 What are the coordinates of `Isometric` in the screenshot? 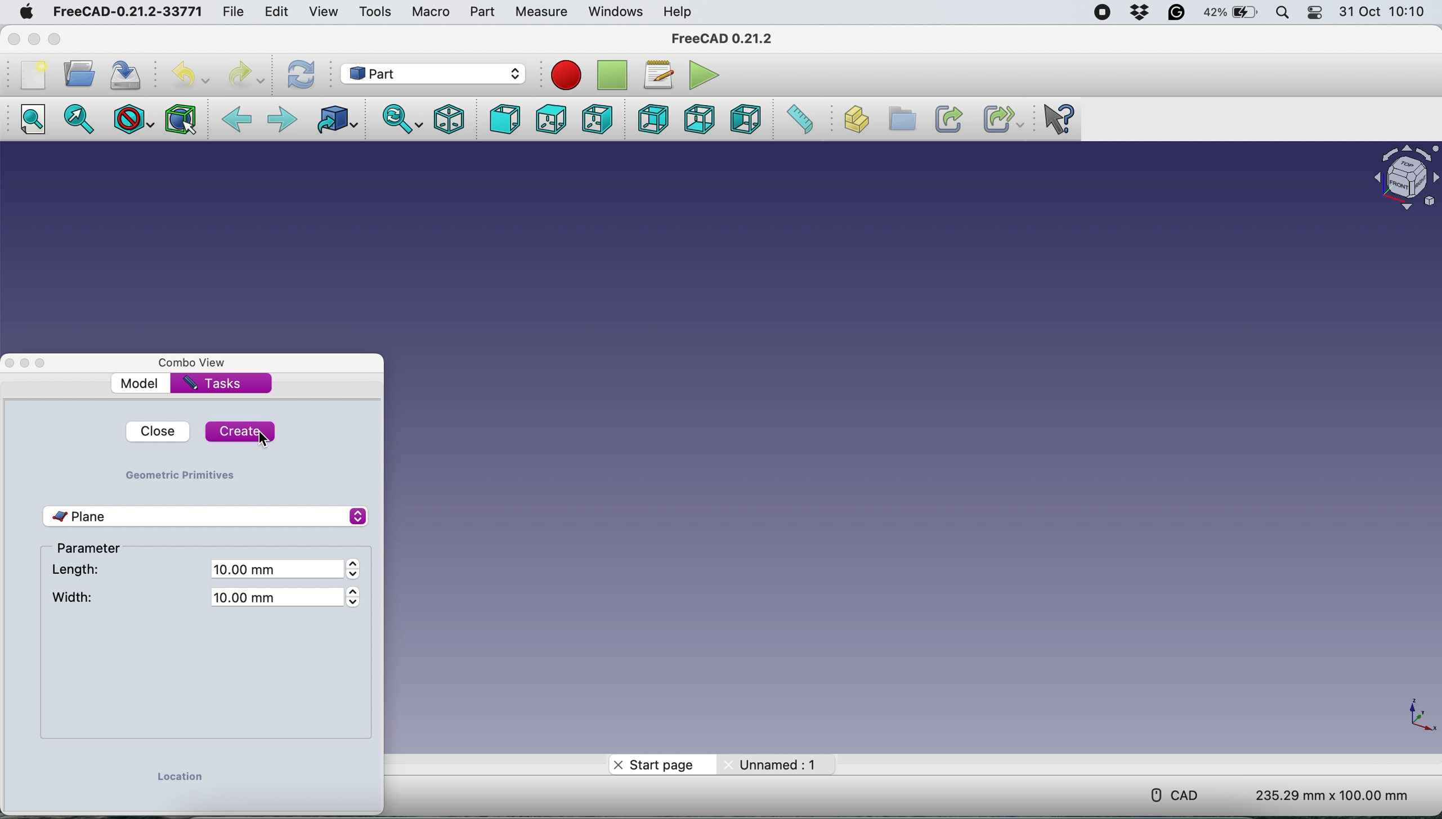 It's located at (451, 119).